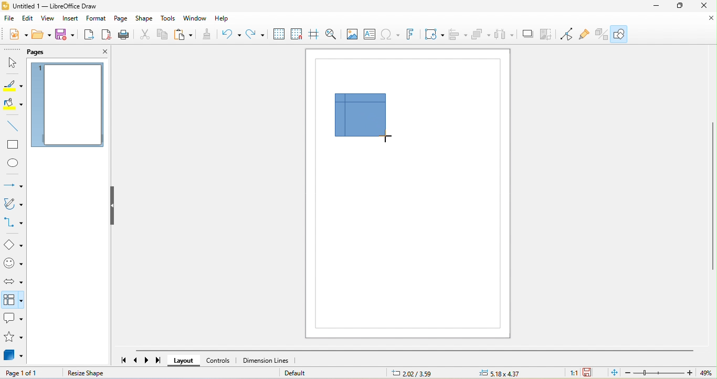 This screenshot has width=717, height=379. I want to click on rectangle, so click(13, 144).